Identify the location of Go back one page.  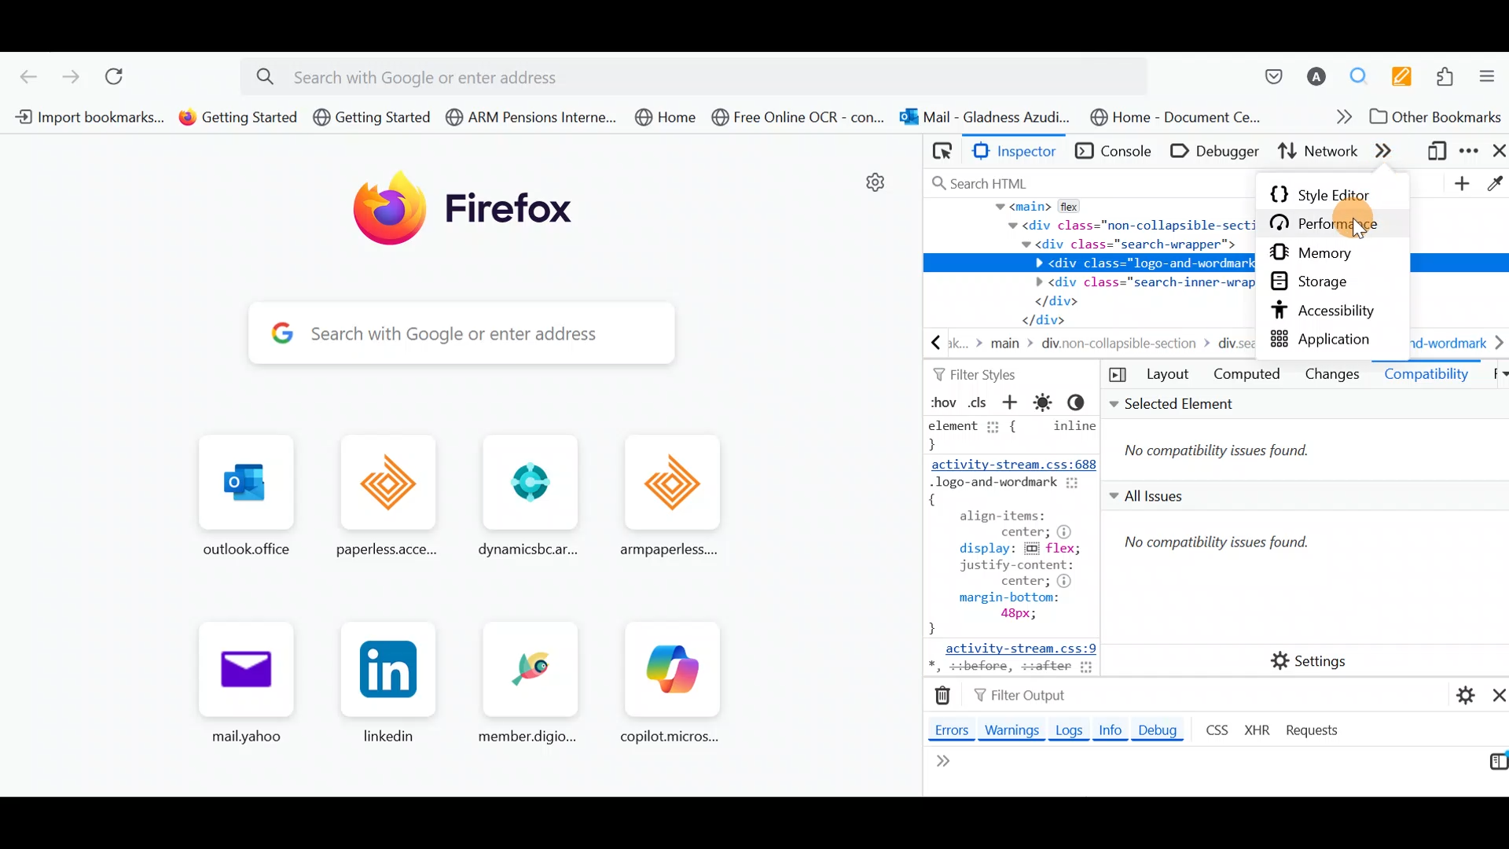
(23, 75).